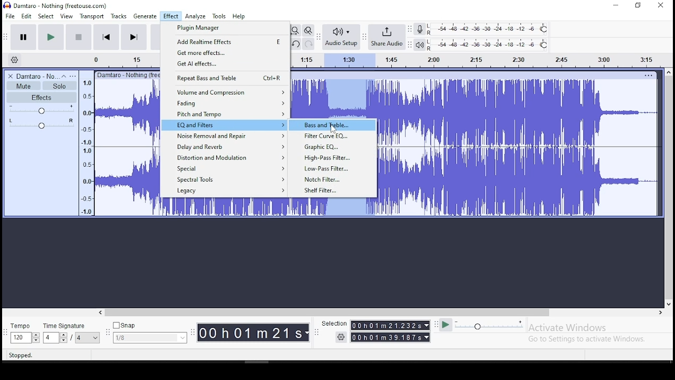 The image size is (675, 380). I want to click on , so click(648, 75).